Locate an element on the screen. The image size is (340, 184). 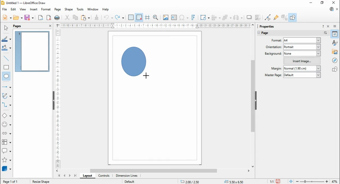
view is located at coordinates (23, 9).